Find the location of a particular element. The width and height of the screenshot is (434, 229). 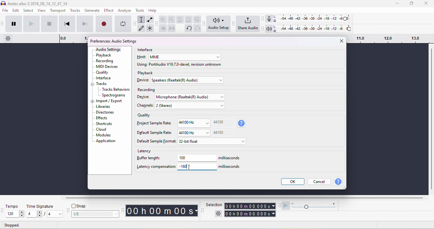

close is located at coordinates (426, 4).